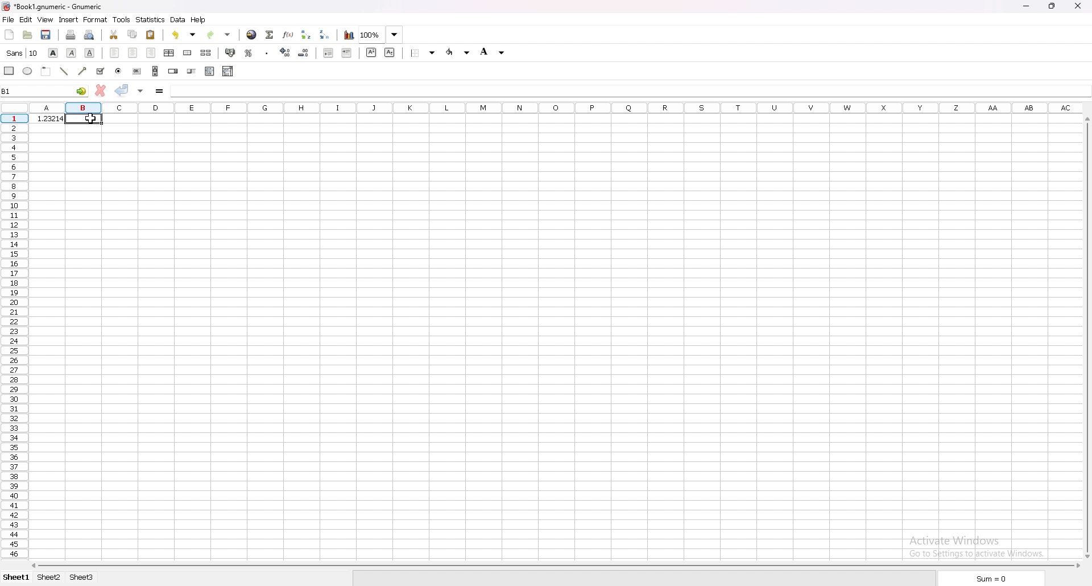 The image size is (1092, 586). I want to click on italic, so click(72, 52).